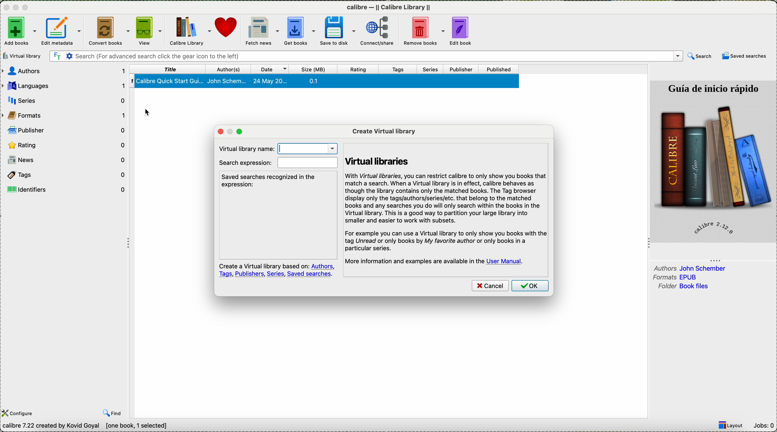 The image size is (777, 432). Describe the element at coordinates (278, 163) in the screenshot. I see `search expression` at that location.